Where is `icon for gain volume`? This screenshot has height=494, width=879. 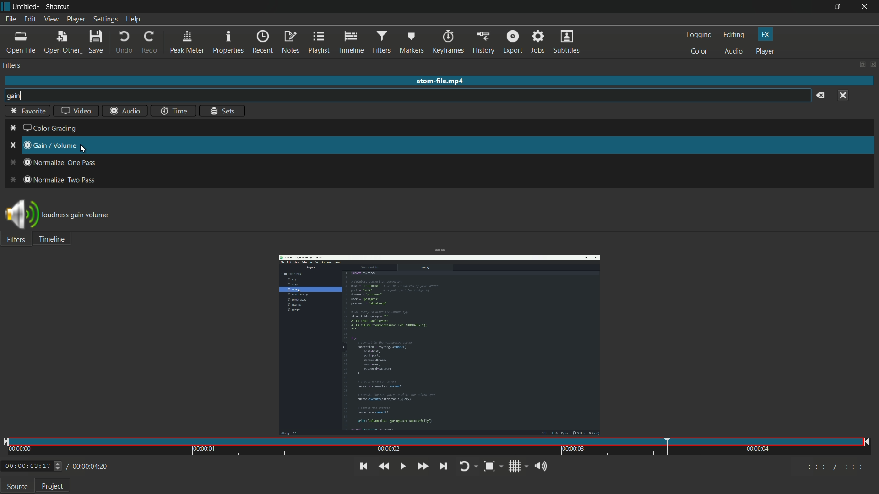 icon for gain volume is located at coordinates (21, 216).